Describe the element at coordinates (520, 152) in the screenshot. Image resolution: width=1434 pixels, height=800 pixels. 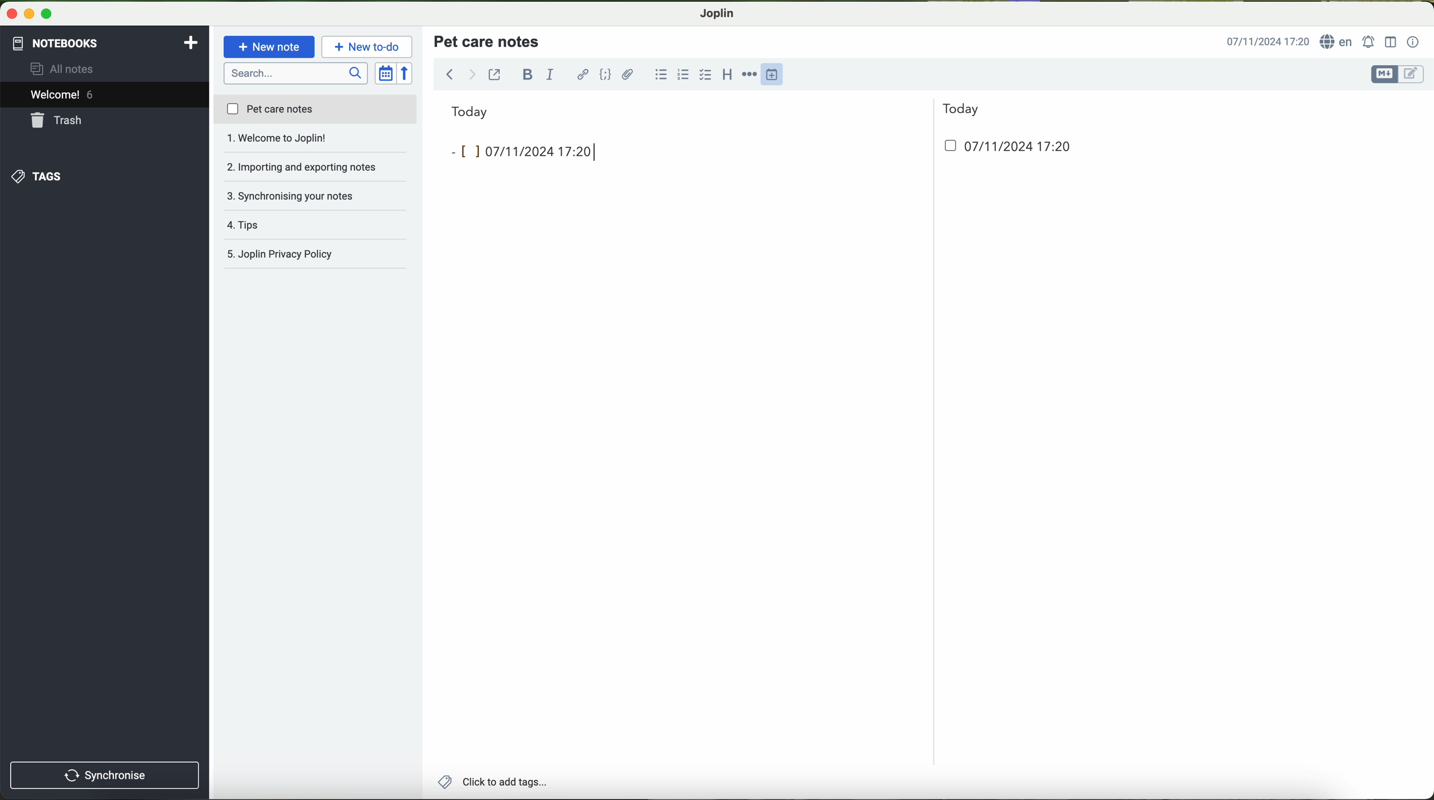
I see `inputs` at that location.